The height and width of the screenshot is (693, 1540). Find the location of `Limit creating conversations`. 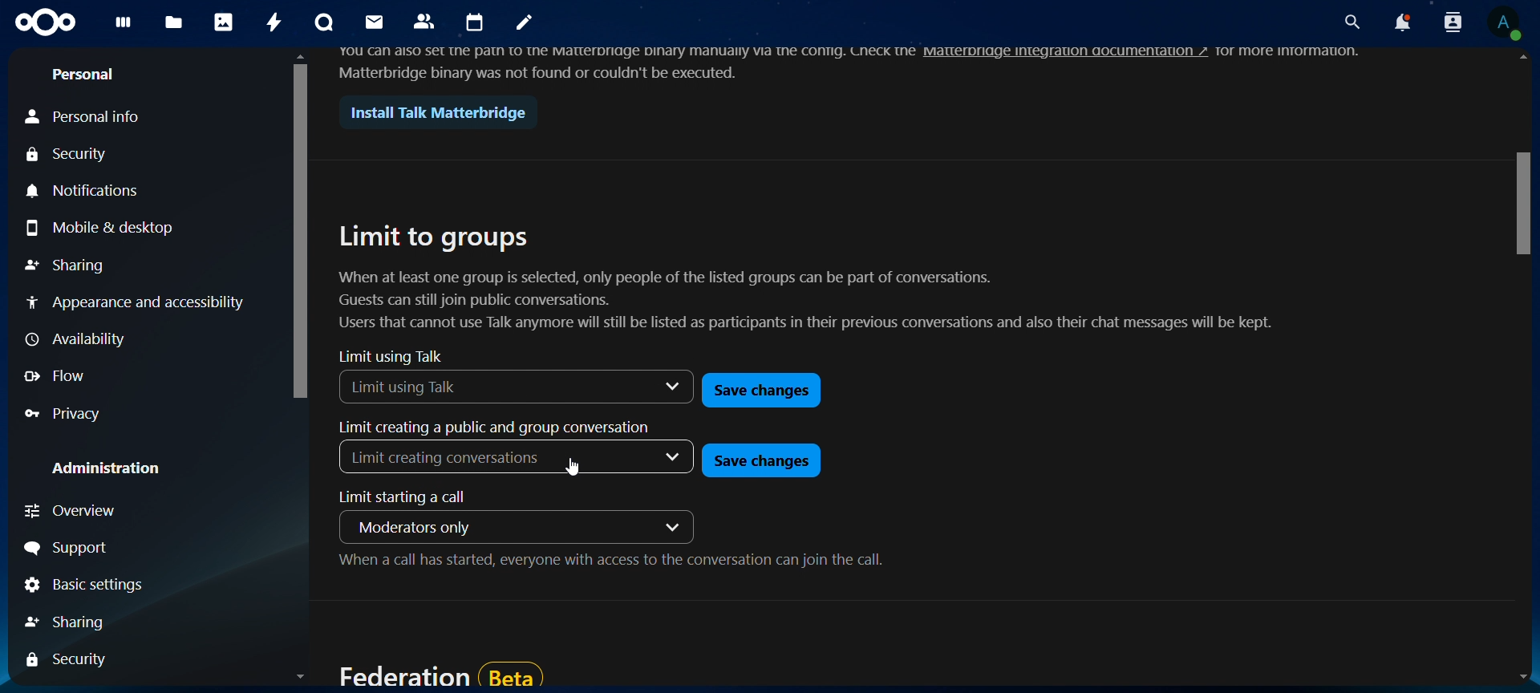

Limit creating conversations is located at coordinates (518, 458).